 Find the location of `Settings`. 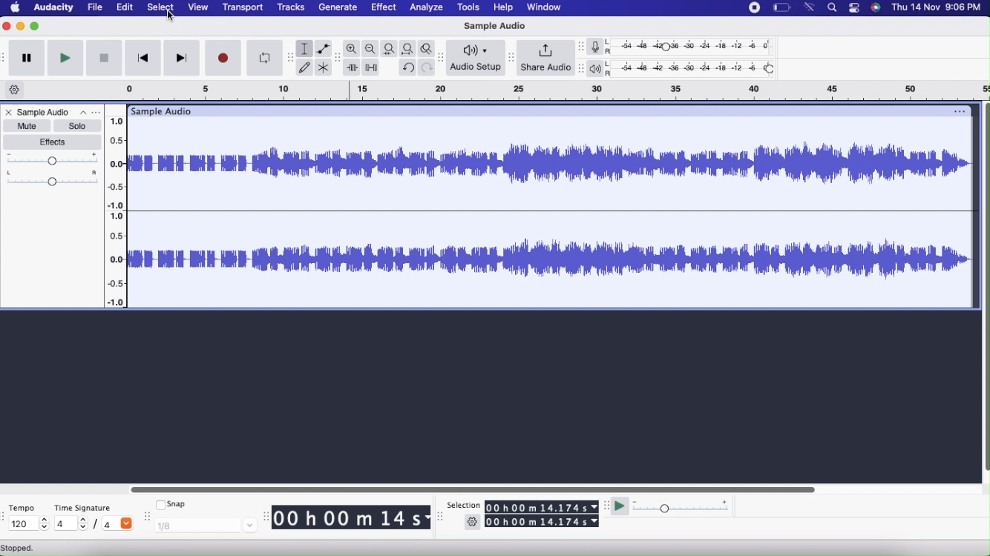

Settings is located at coordinates (473, 523).